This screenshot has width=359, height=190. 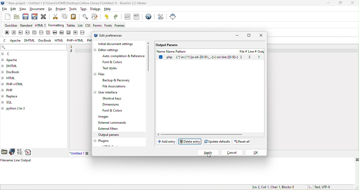 I want to click on file browser, so click(x=4, y=152).